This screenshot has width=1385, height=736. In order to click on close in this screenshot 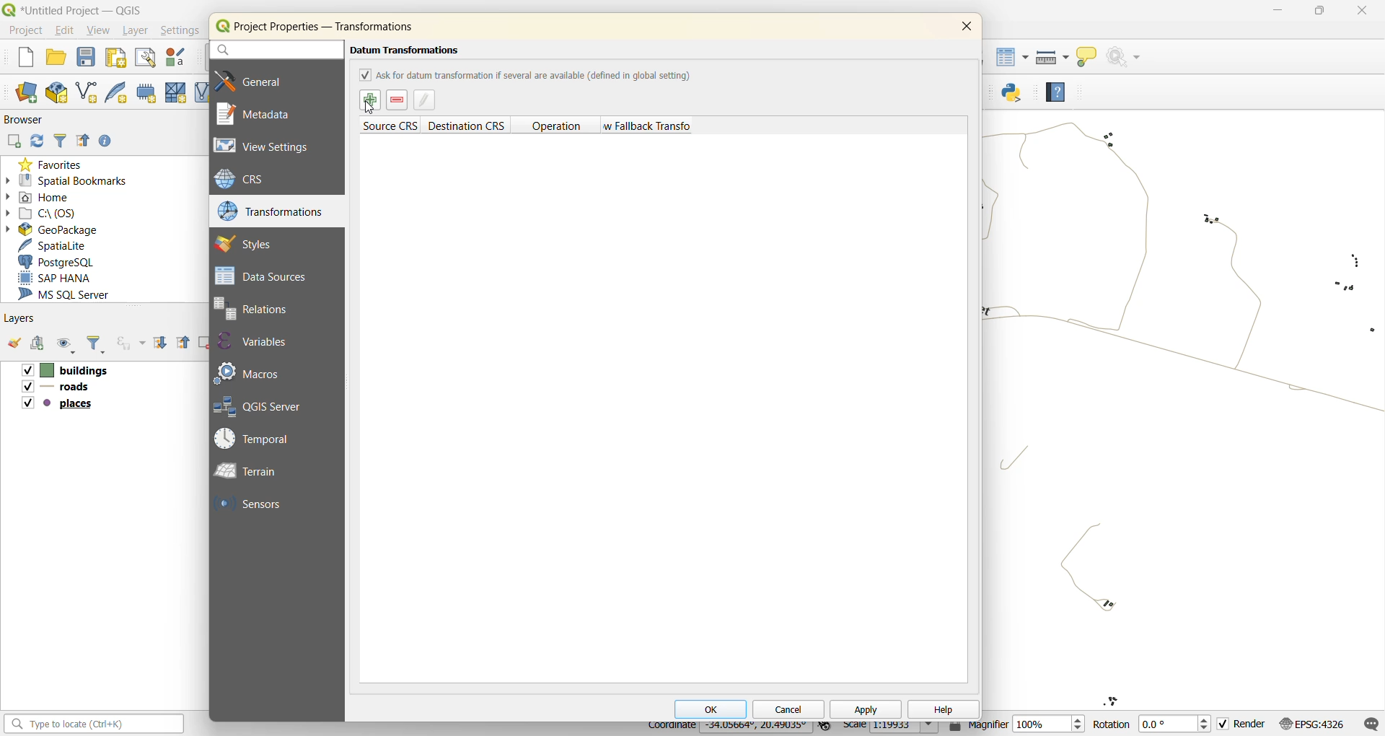, I will do `click(967, 27)`.